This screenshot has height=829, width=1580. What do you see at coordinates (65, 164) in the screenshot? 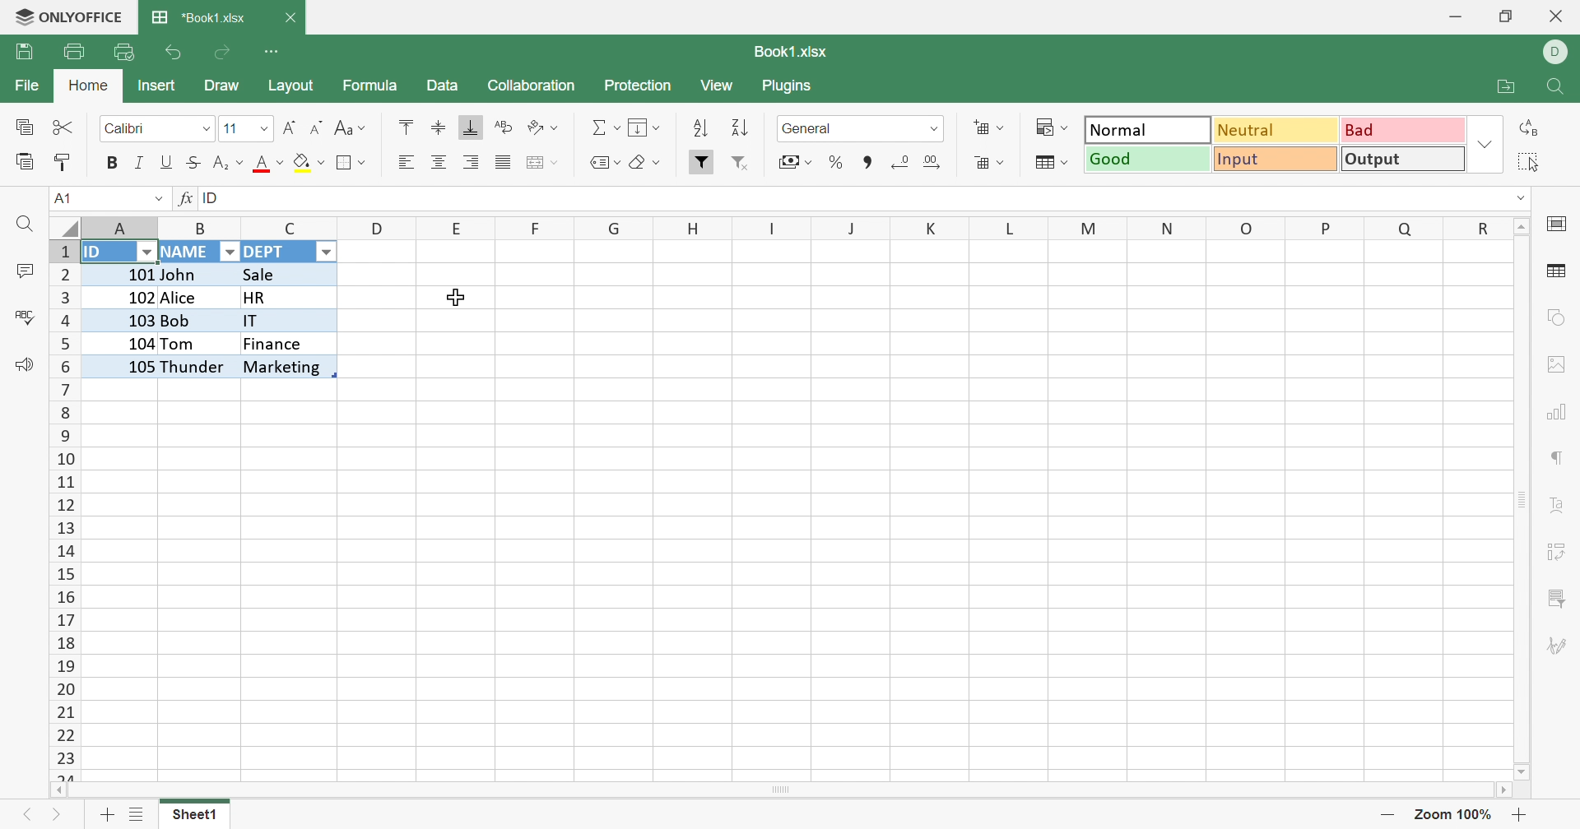
I see `Copy Style` at bounding box center [65, 164].